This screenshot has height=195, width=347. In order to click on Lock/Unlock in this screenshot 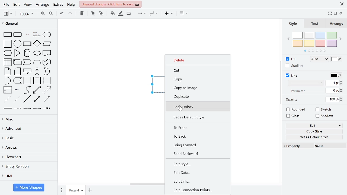, I will do `click(196, 107)`.